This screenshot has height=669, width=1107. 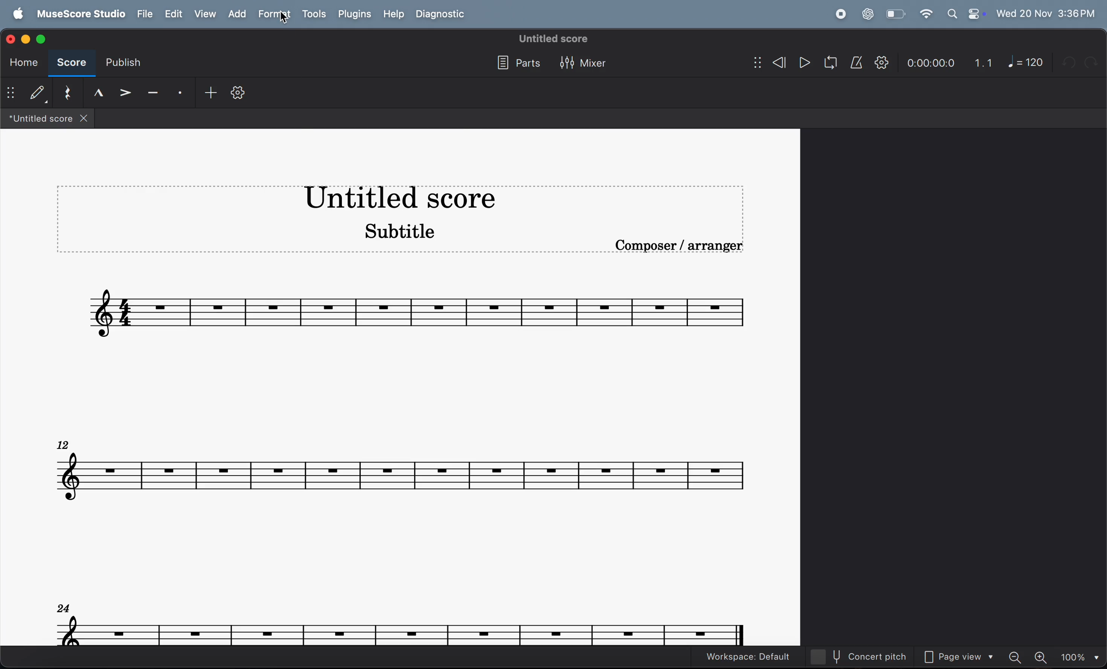 What do you see at coordinates (401, 470) in the screenshot?
I see `notes` at bounding box center [401, 470].